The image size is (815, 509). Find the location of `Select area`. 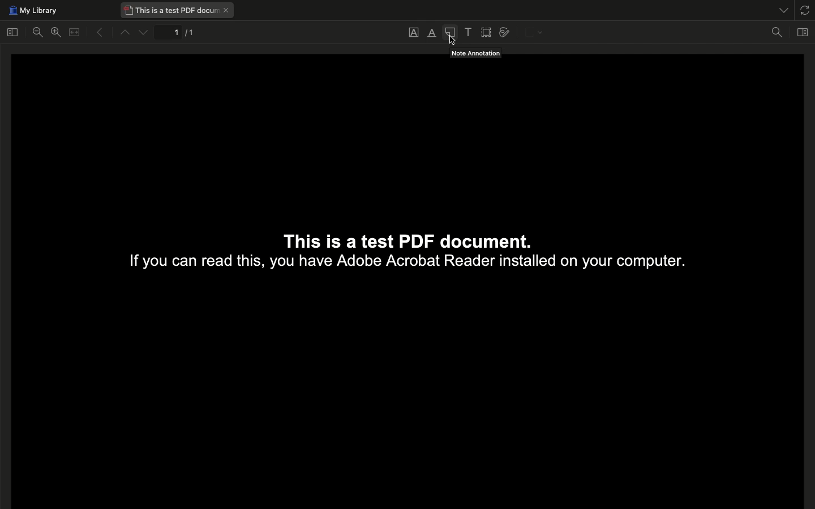

Select area is located at coordinates (487, 33).